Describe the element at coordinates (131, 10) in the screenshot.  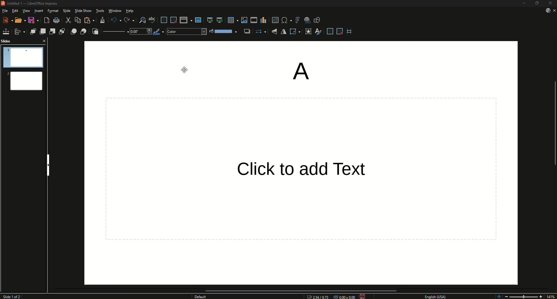
I see `Help` at that location.